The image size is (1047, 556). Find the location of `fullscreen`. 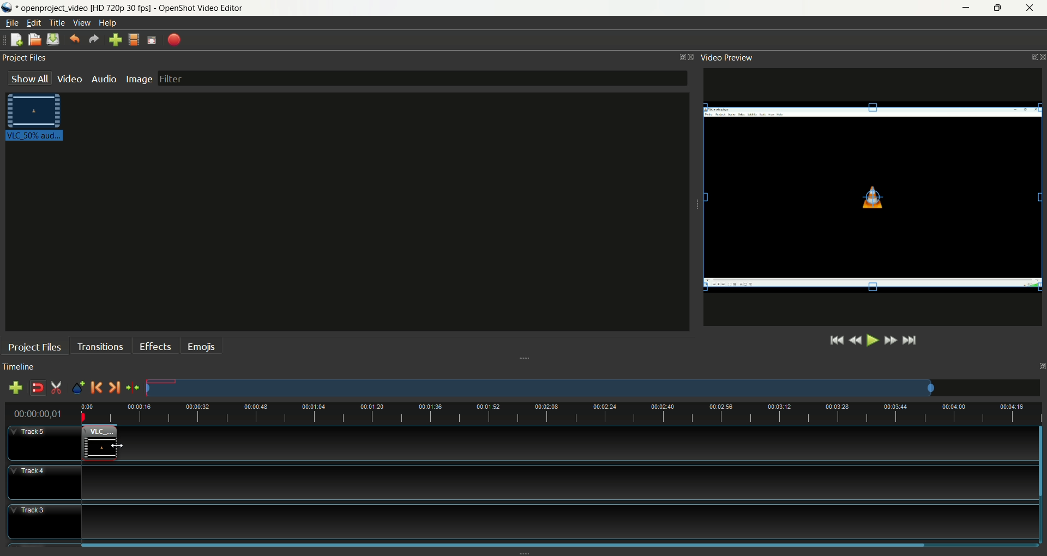

fullscreen is located at coordinates (152, 40).